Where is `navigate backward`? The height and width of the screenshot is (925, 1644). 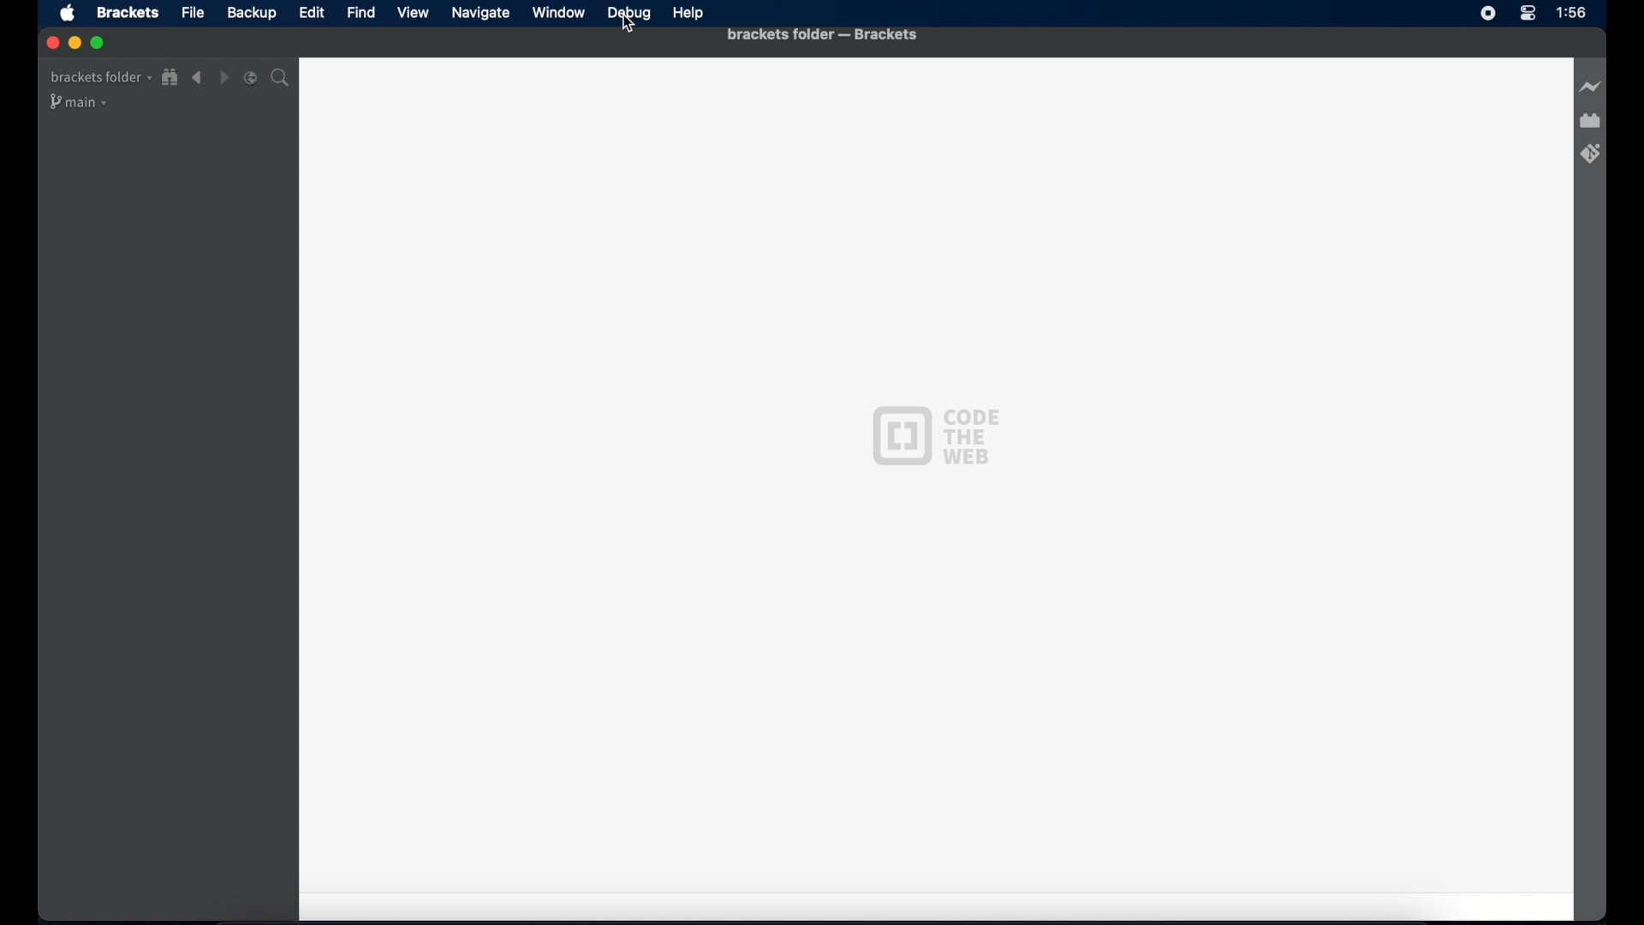
navigate backward is located at coordinates (197, 78).